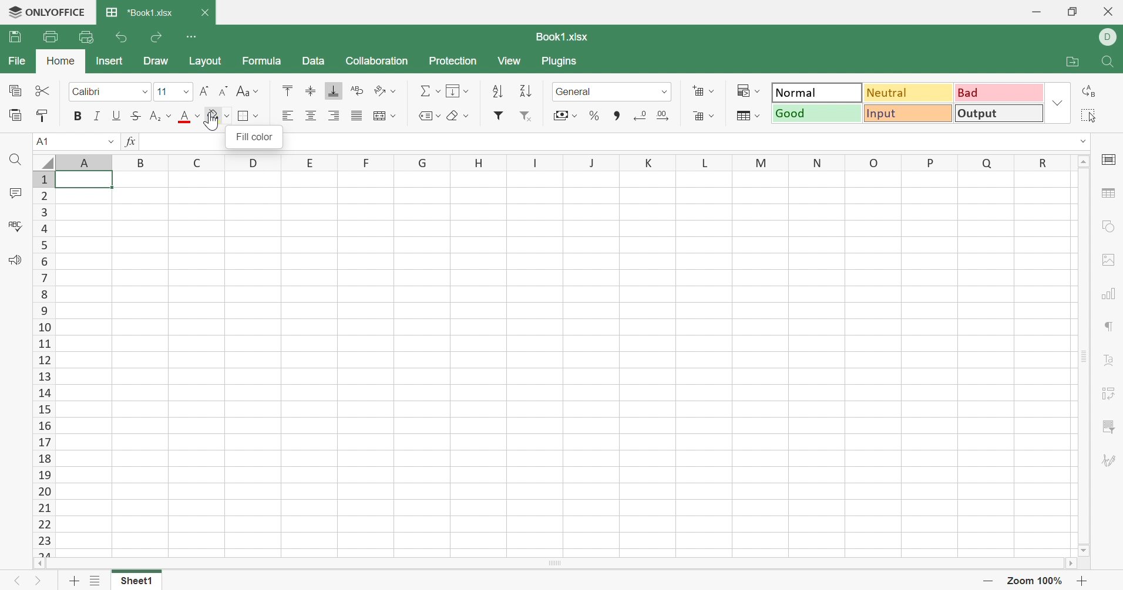  Describe the element at coordinates (206, 91) in the screenshot. I see `Increment font size` at that location.